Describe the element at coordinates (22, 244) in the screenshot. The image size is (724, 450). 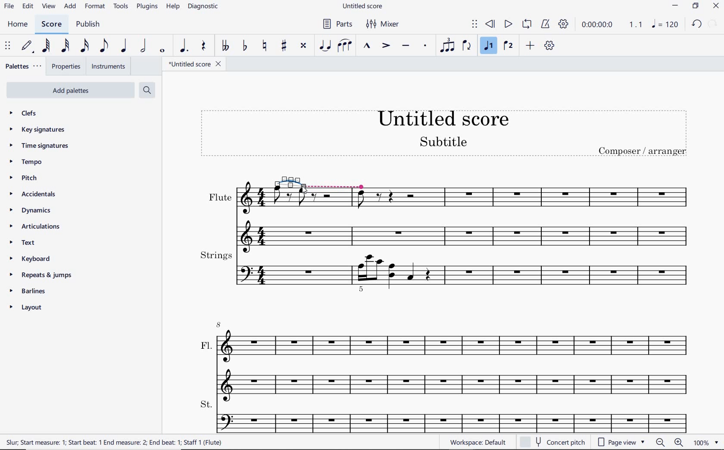
I see `text` at that location.